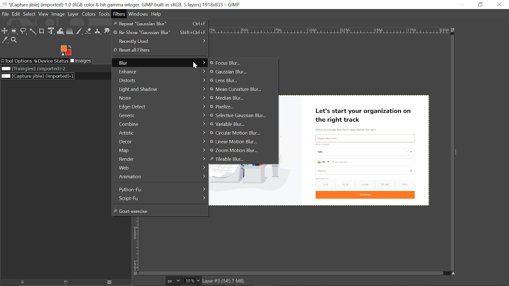 Image resolution: width=509 pixels, height=286 pixels. I want to click on Restore down, so click(479, 4).